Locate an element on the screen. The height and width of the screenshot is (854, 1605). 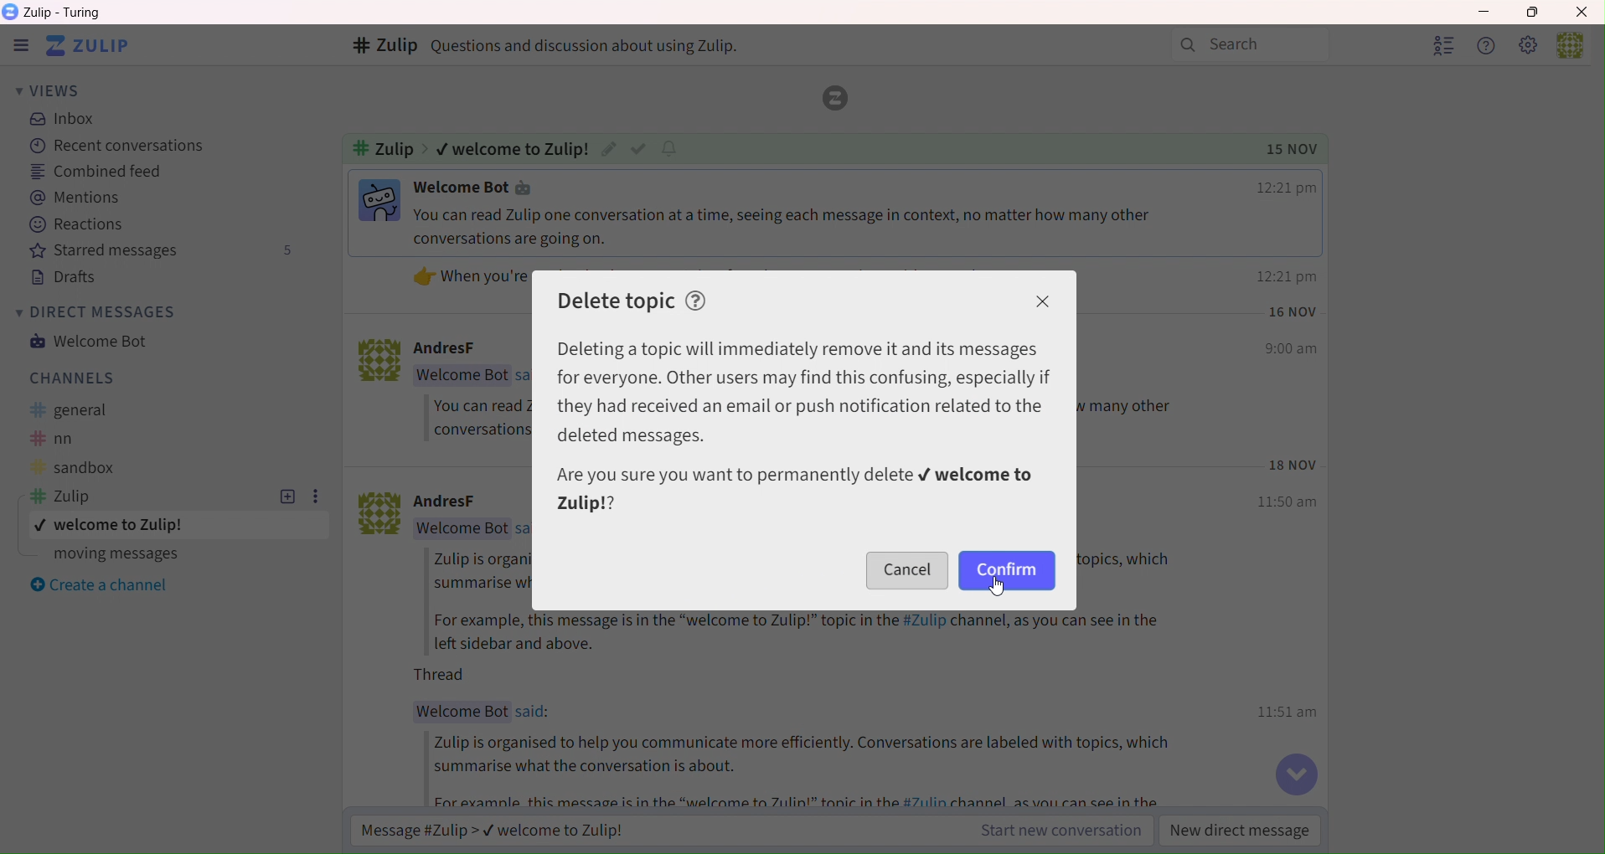
Settings is located at coordinates (313, 497).